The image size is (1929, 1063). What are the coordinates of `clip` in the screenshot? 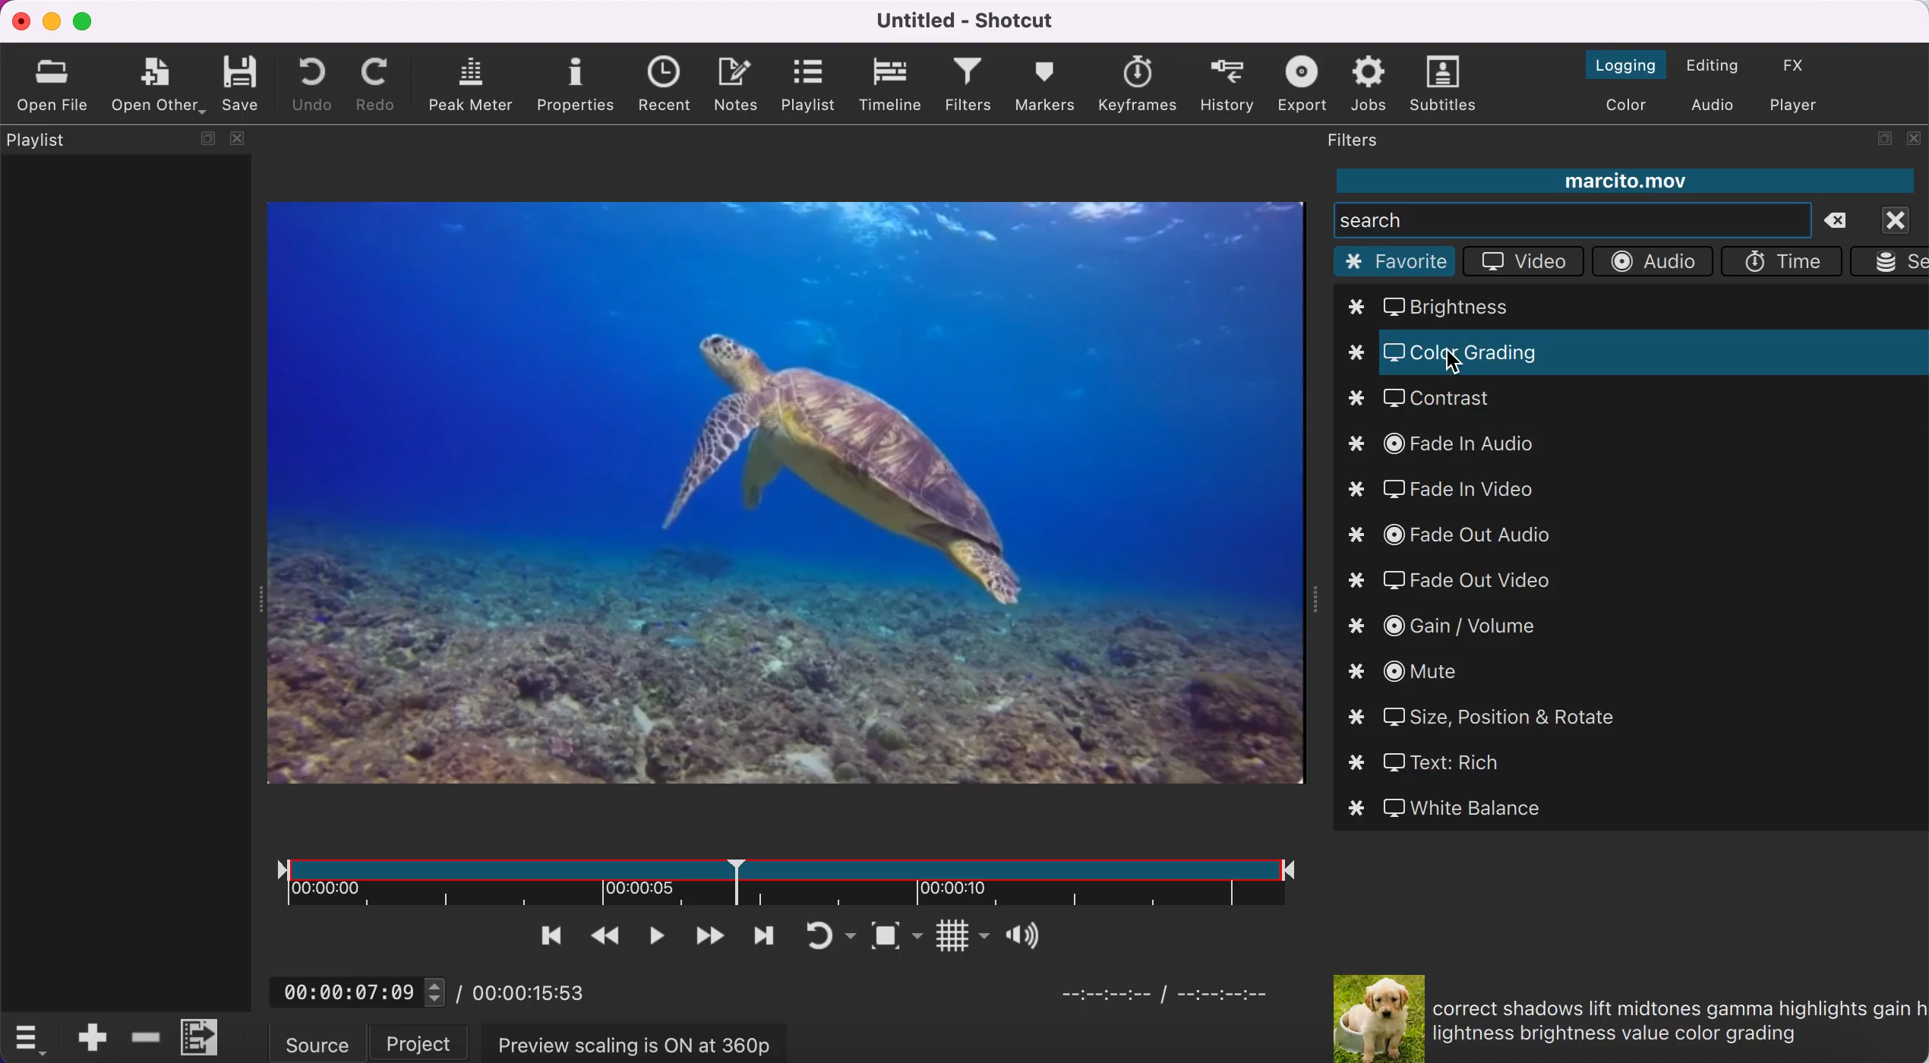 It's located at (788, 503).